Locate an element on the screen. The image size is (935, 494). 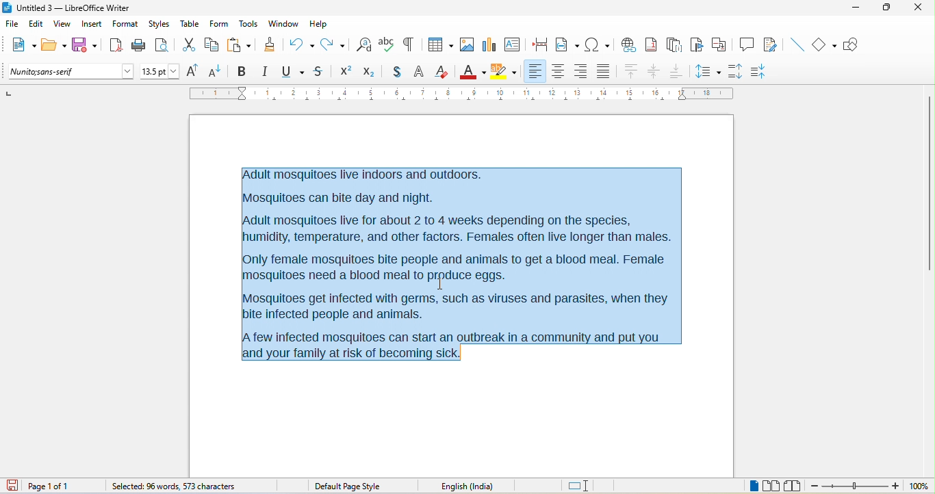
end note is located at coordinates (674, 44).